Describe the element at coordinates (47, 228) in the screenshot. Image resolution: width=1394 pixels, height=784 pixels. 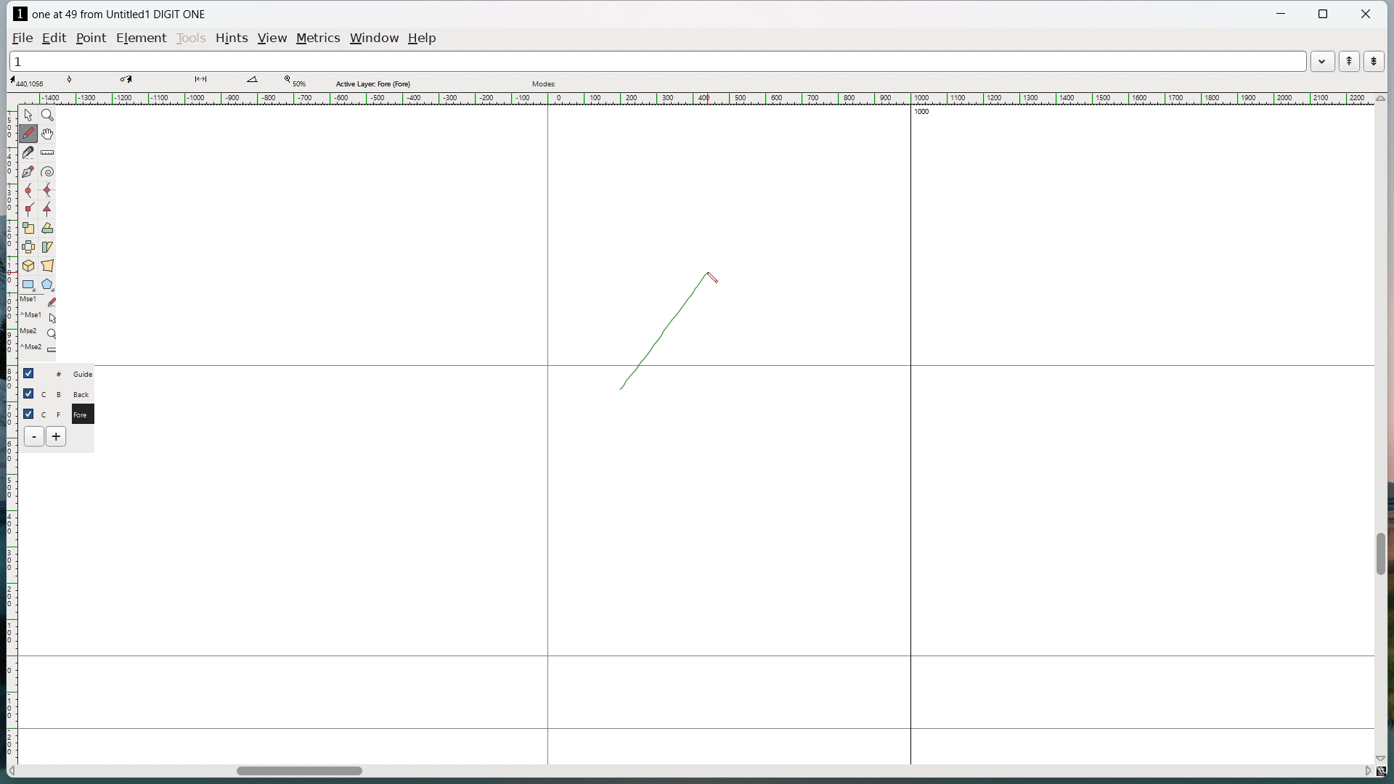
I see `rotate` at that location.